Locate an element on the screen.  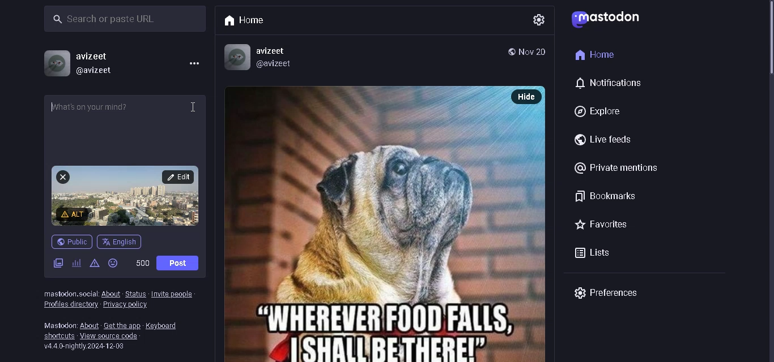
word limit is located at coordinates (141, 265).